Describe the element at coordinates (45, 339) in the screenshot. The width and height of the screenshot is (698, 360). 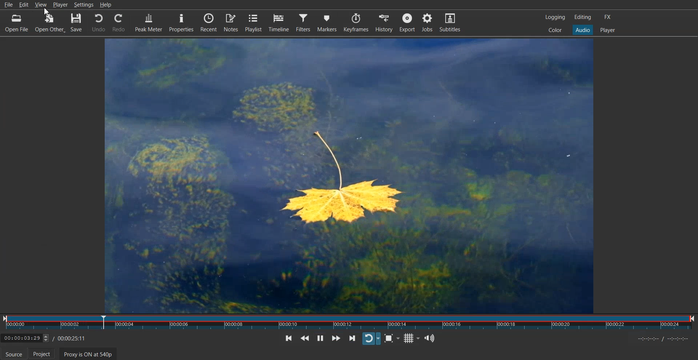
I see `Timeline adjuster` at that location.